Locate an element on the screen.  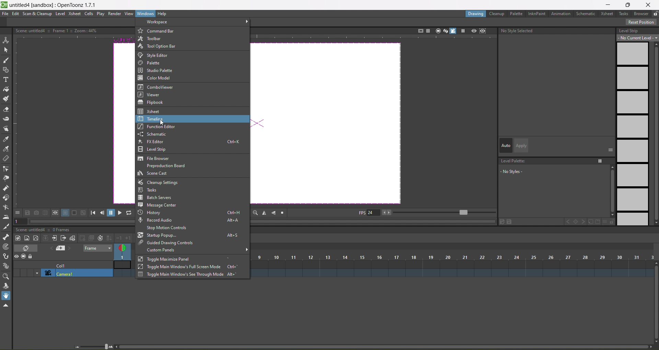
guided drawing controls is located at coordinates (167, 242).